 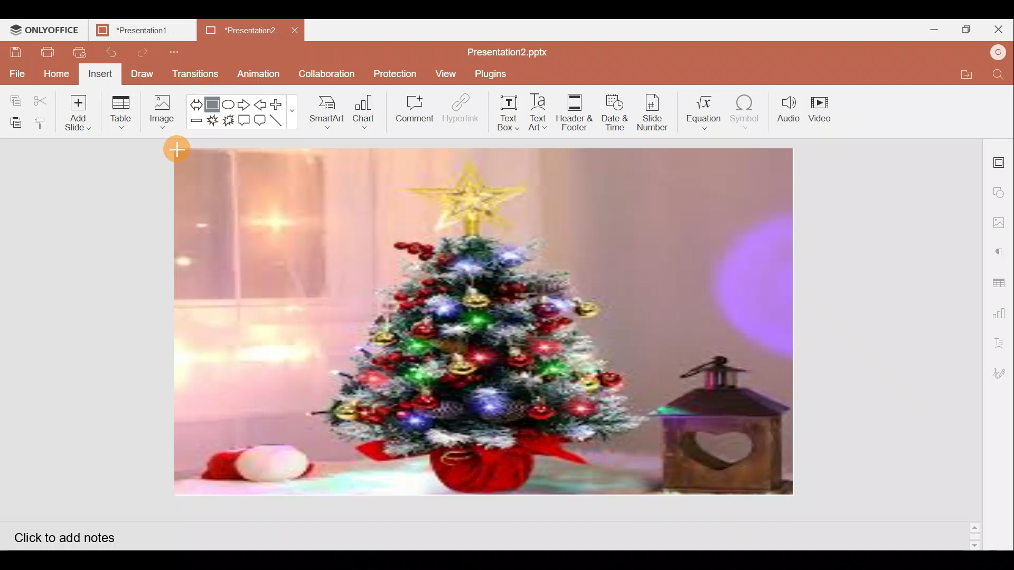 What do you see at coordinates (503, 115) in the screenshot?
I see `Text box` at bounding box center [503, 115].